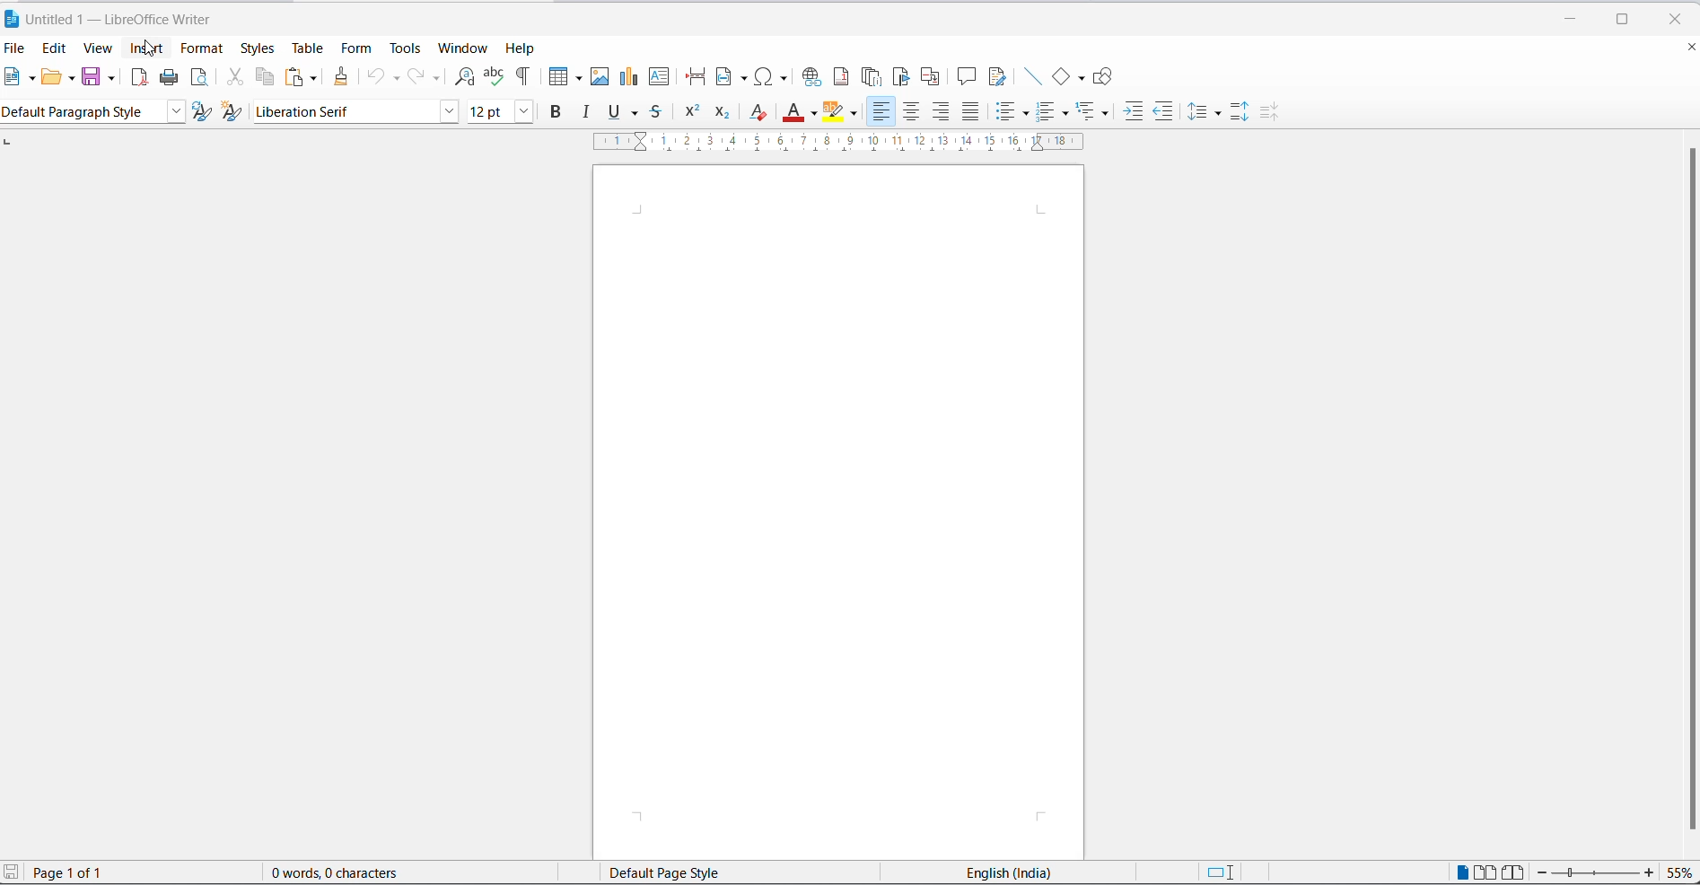 The height and width of the screenshot is (885, 1700). I want to click on underline, so click(636, 114).